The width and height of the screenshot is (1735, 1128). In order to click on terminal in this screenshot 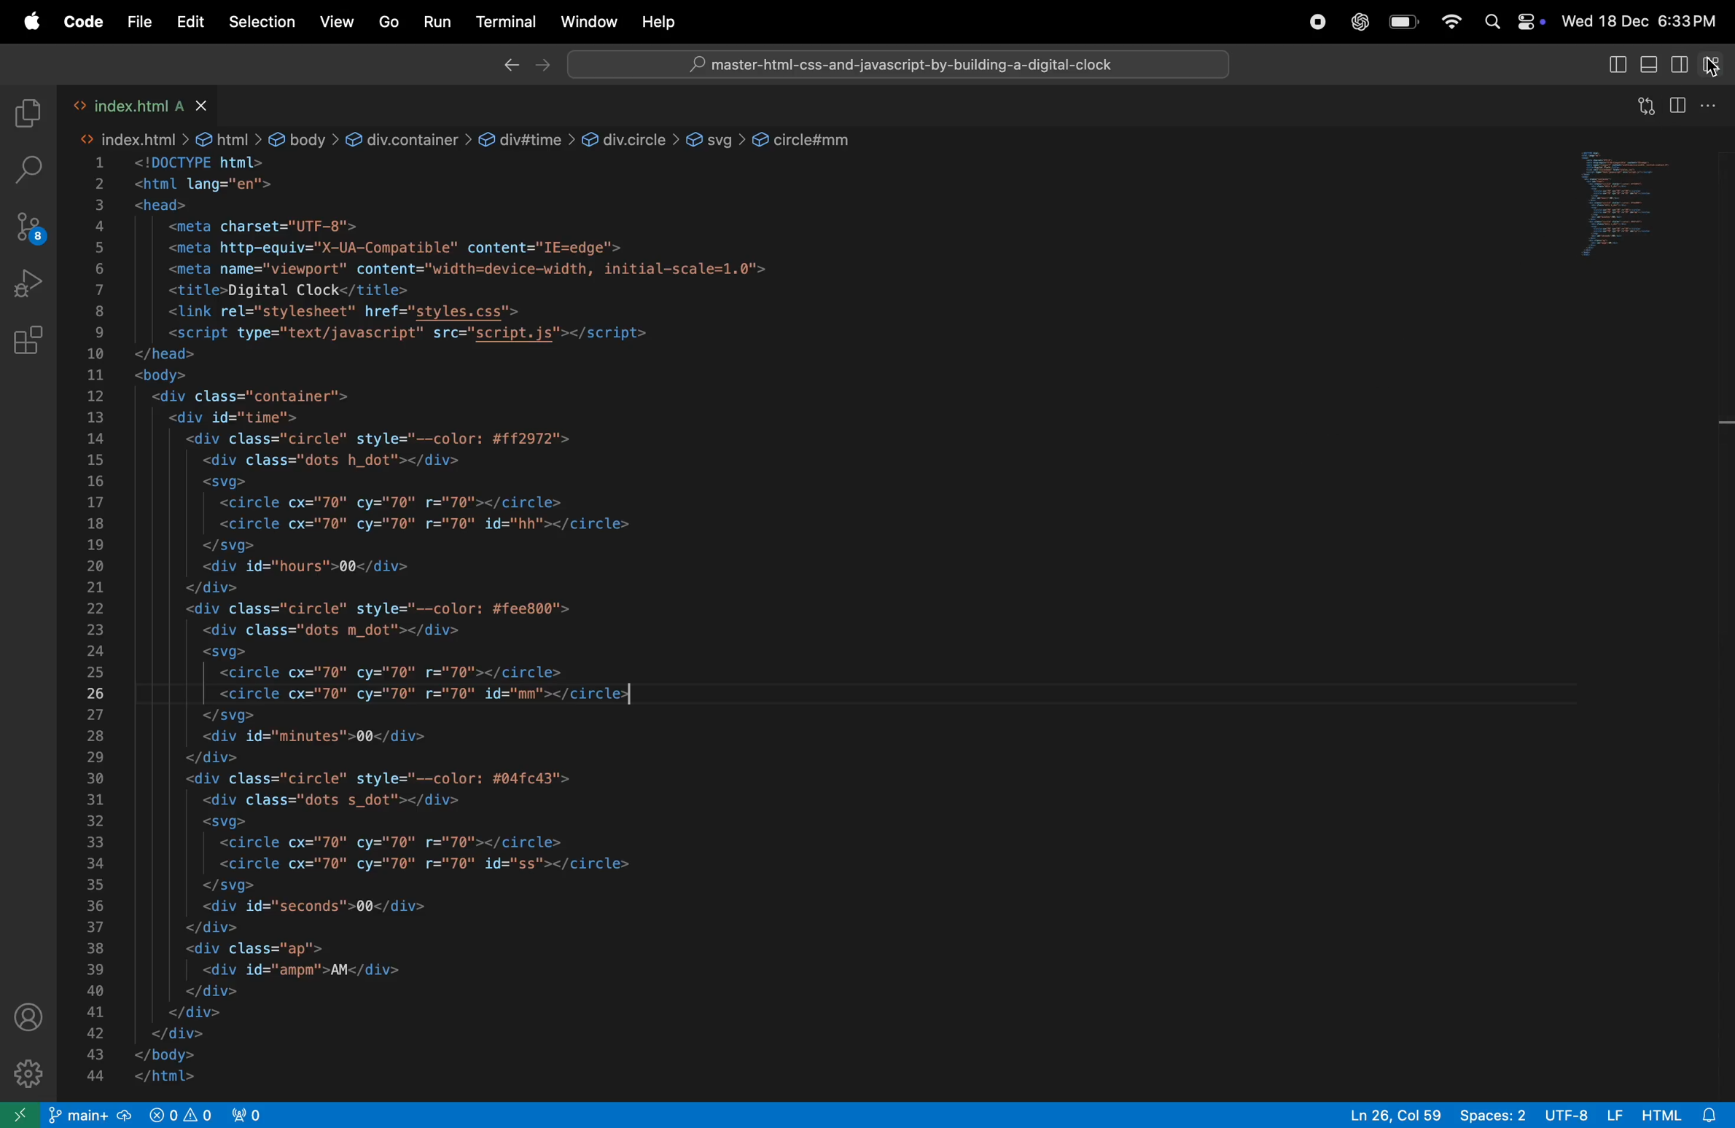, I will do `click(502, 23)`.